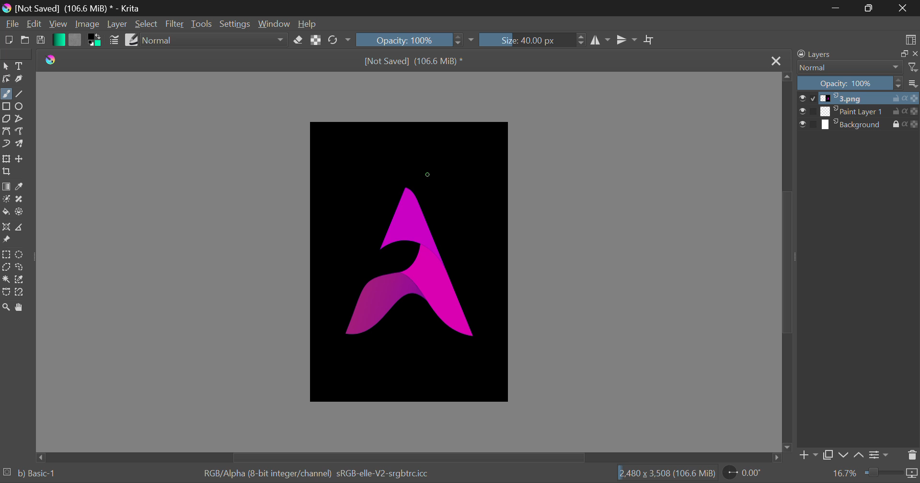  I want to click on Text, so click(20, 66).